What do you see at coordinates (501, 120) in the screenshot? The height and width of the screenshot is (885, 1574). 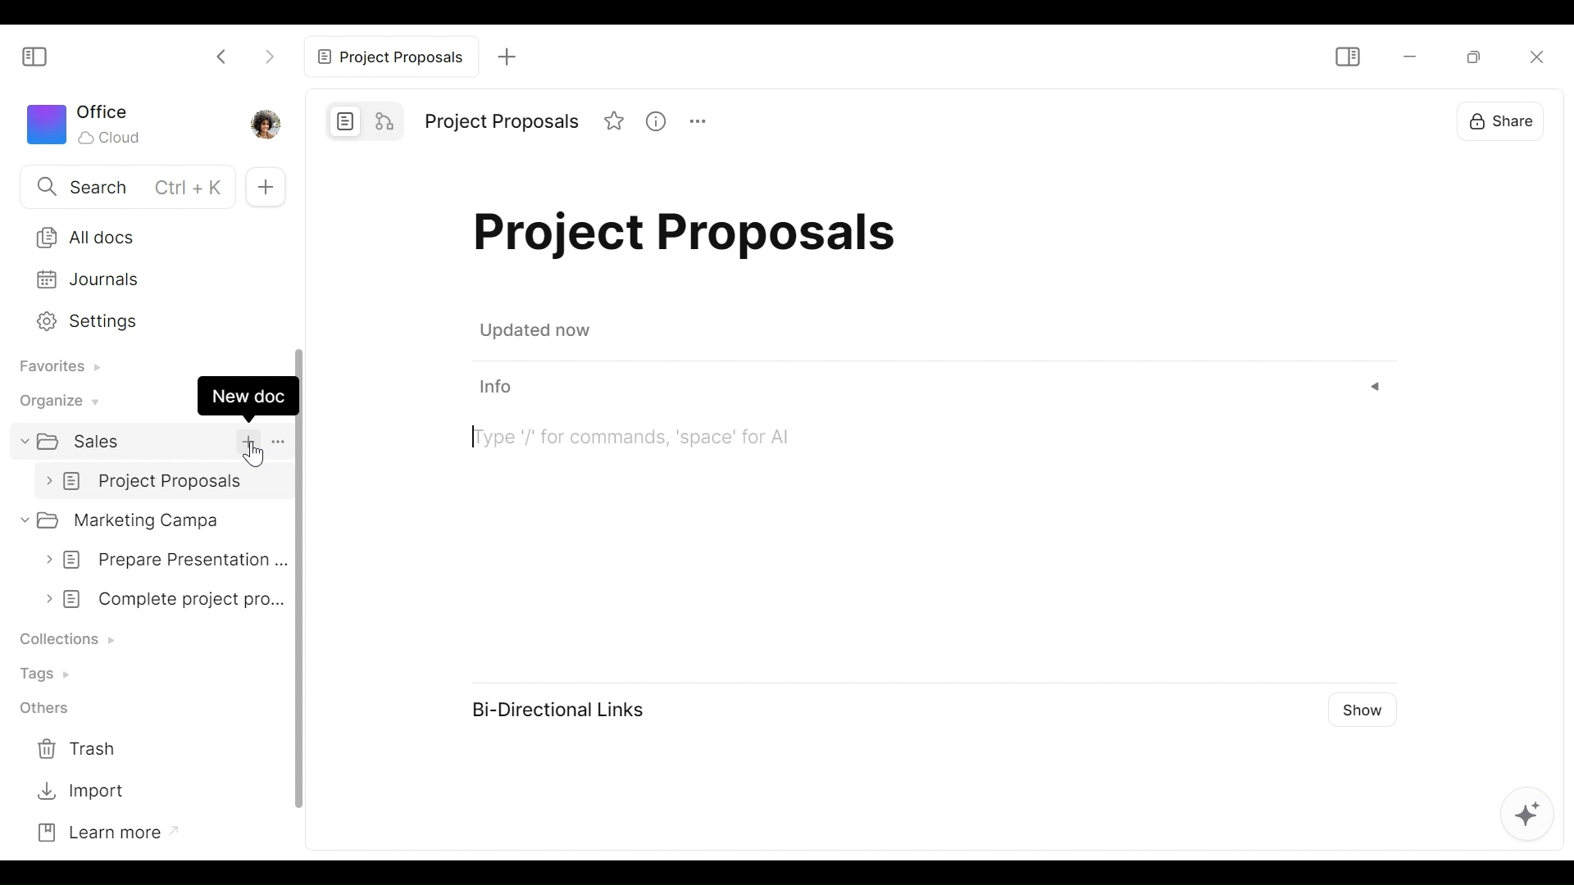 I see `project proposals` at bounding box center [501, 120].